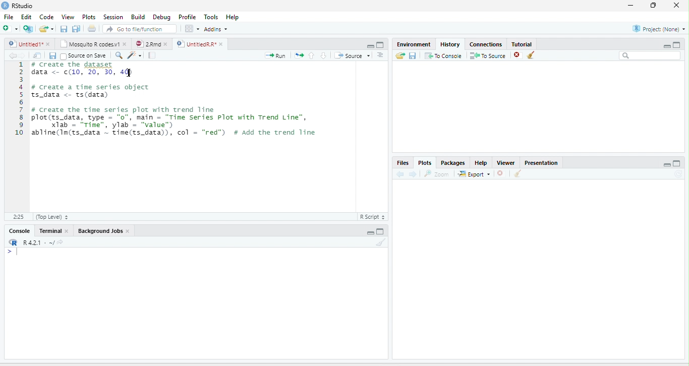 The image size is (689, 366). I want to click on R, so click(14, 242).